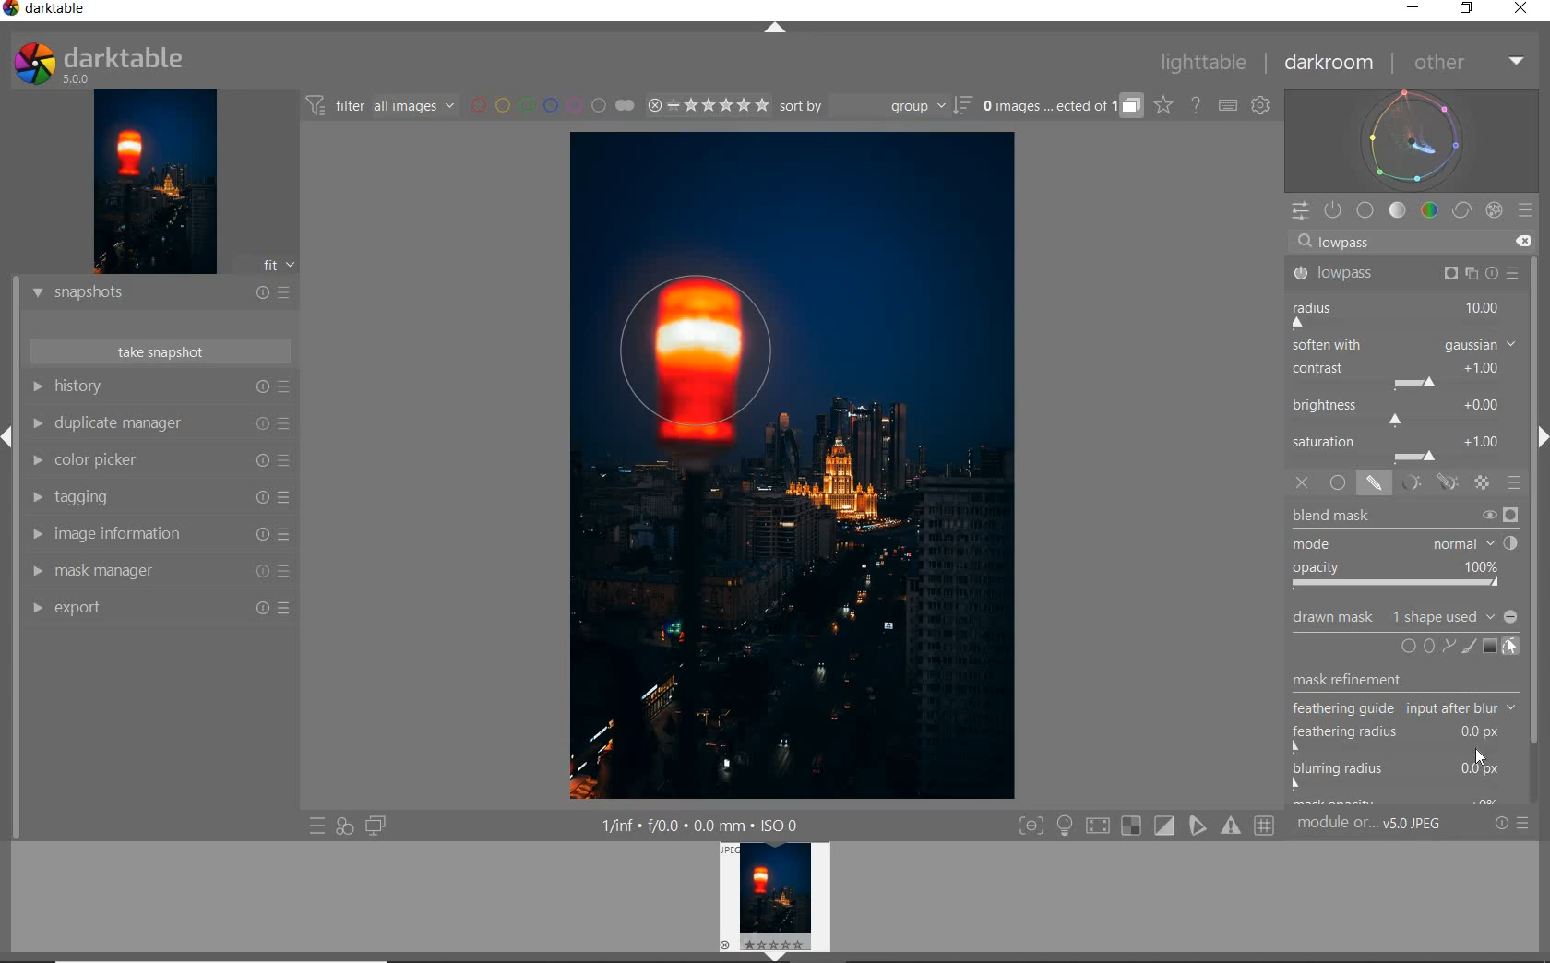 The height and width of the screenshot is (963, 1550). I want to click on TOGGLE MODES, so click(1147, 826).